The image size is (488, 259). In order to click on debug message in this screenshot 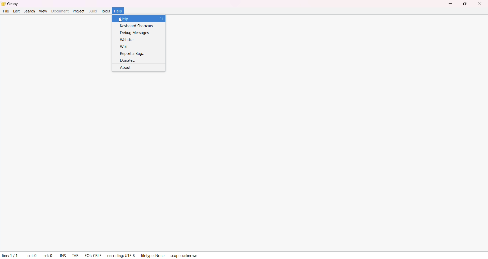, I will do `click(135, 32)`.